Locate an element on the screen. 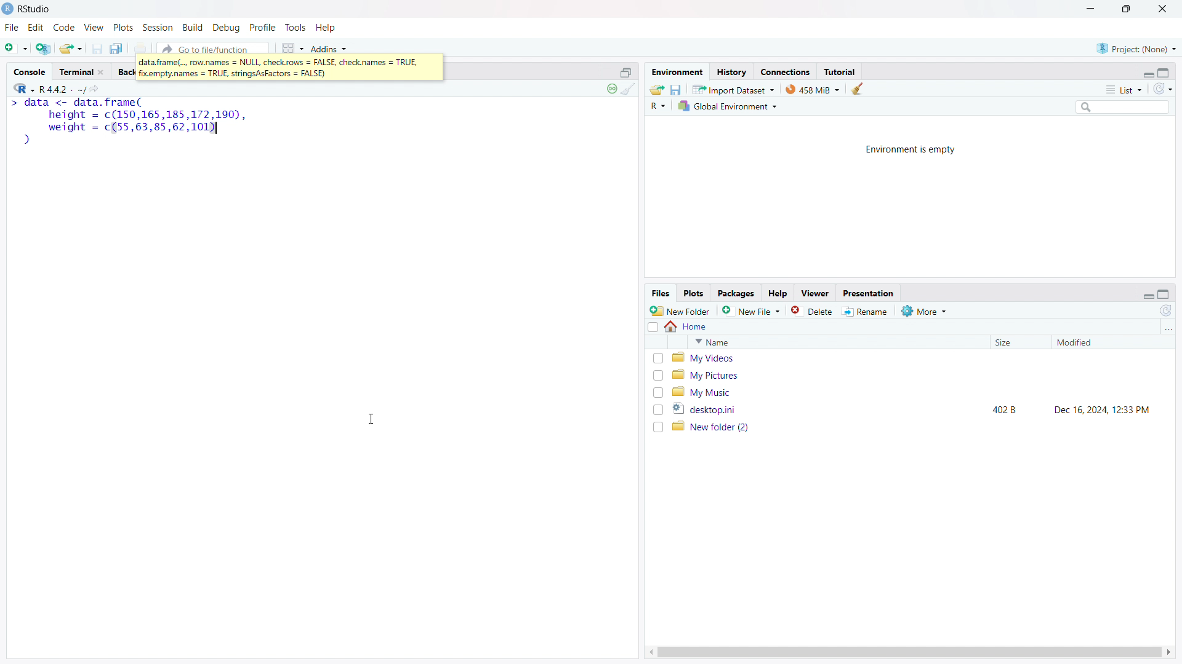 The height and width of the screenshot is (664, 1182). R 4.4.2 . ~/ is located at coordinates (63, 89).